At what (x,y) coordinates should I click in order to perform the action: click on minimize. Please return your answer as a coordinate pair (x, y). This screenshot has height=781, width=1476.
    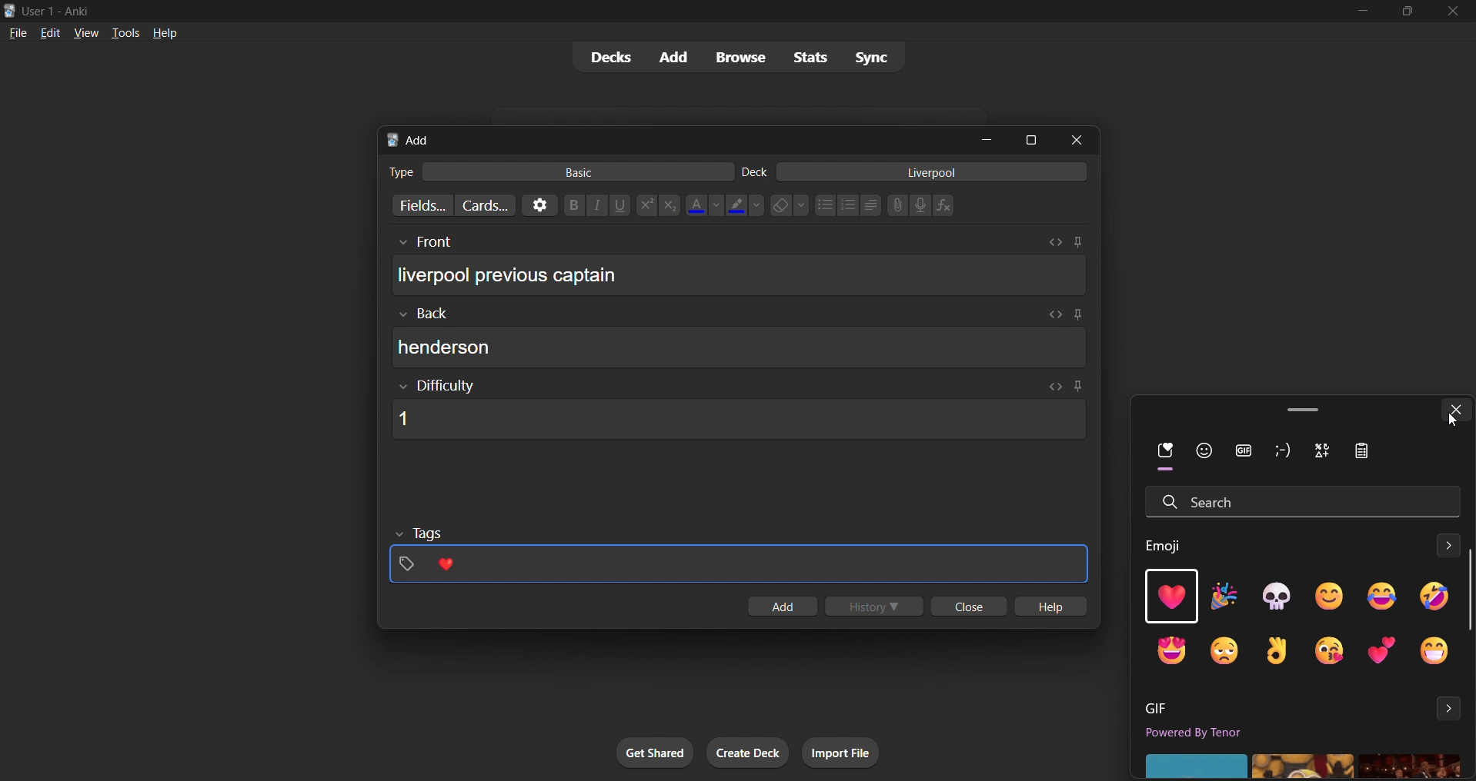
    Looking at the image, I should click on (1360, 12).